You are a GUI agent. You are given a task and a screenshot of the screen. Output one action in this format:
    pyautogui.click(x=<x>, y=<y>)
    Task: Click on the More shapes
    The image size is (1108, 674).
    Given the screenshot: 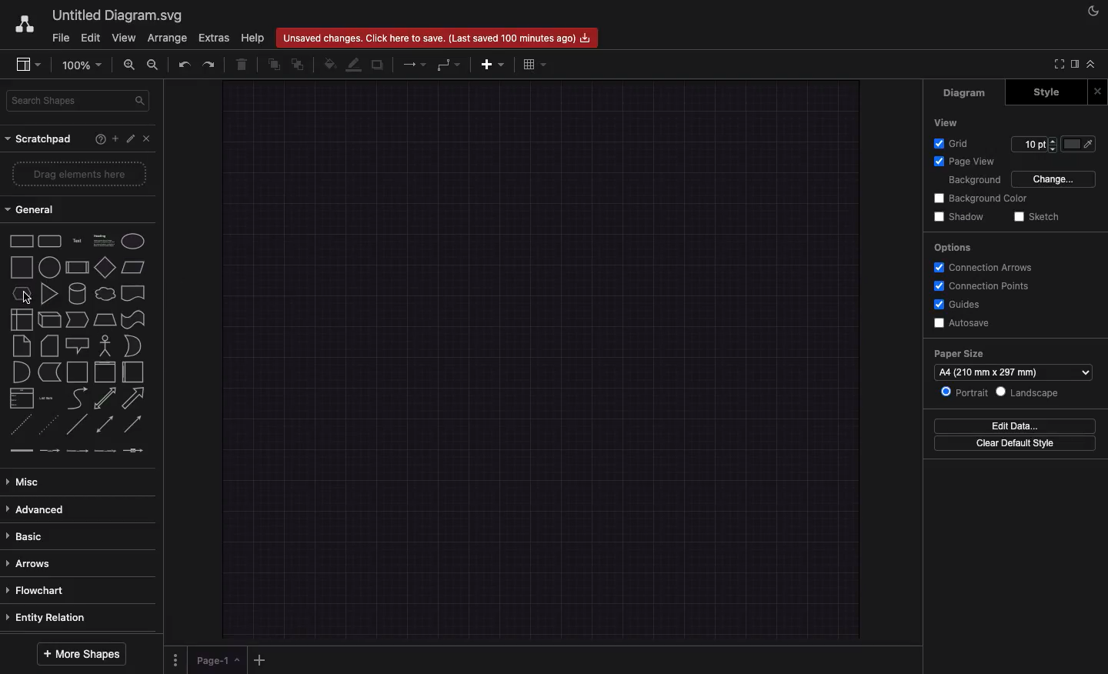 What is the action you would take?
    pyautogui.click(x=82, y=653)
    